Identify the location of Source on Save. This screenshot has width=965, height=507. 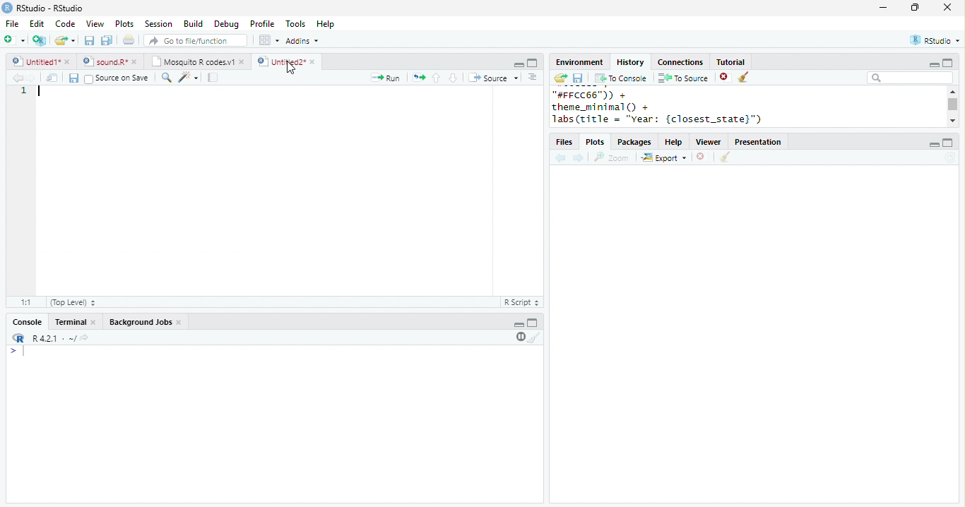
(115, 78).